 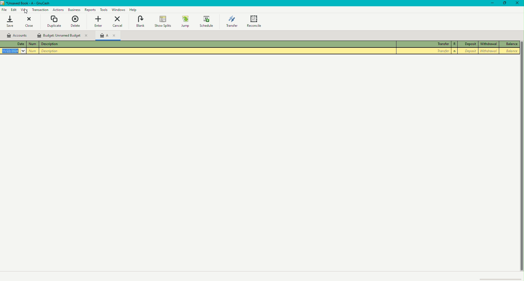 What do you see at coordinates (14, 10) in the screenshot?
I see `Edit` at bounding box center [14, 10].